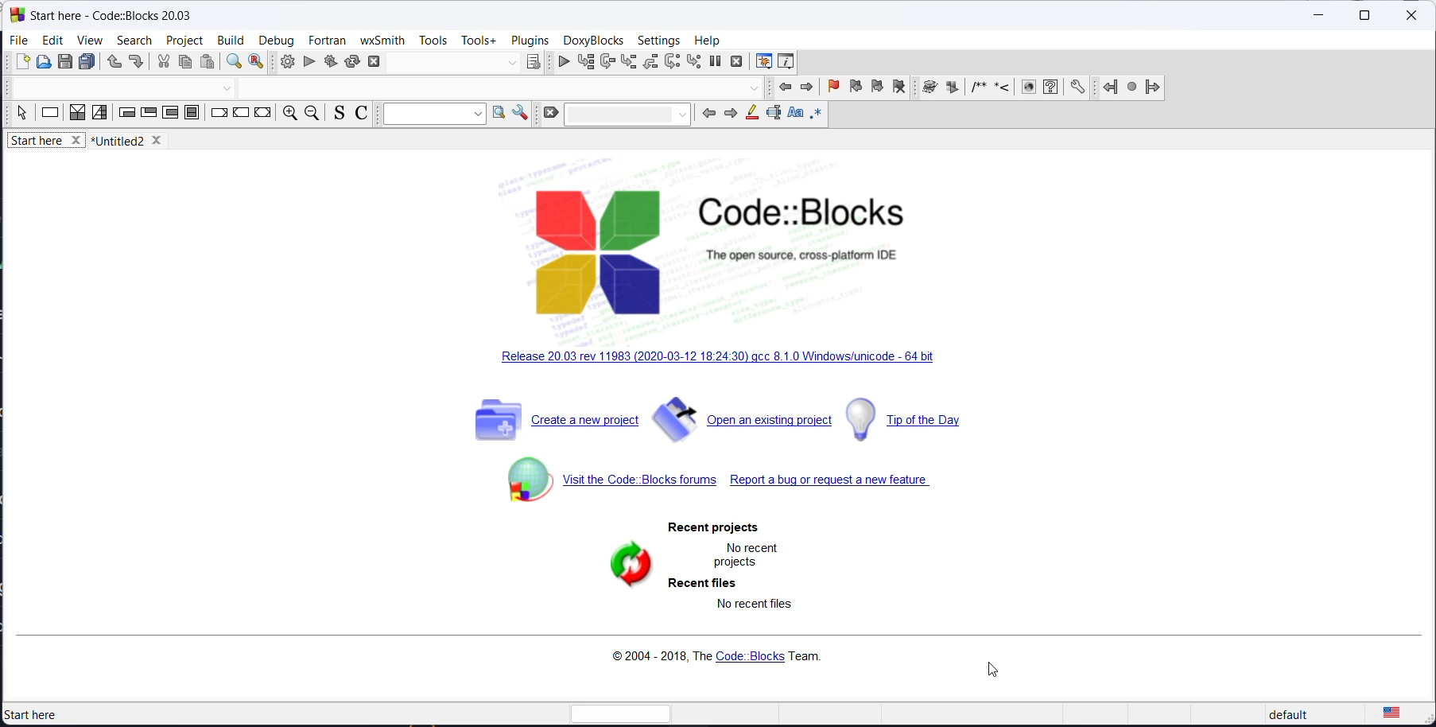 The width and height of the screenshot is (1436, 727). What do you see at coordinates (1152, 87) in the screenshot?
I see `jump forward` at bounding box center [1152, 87].